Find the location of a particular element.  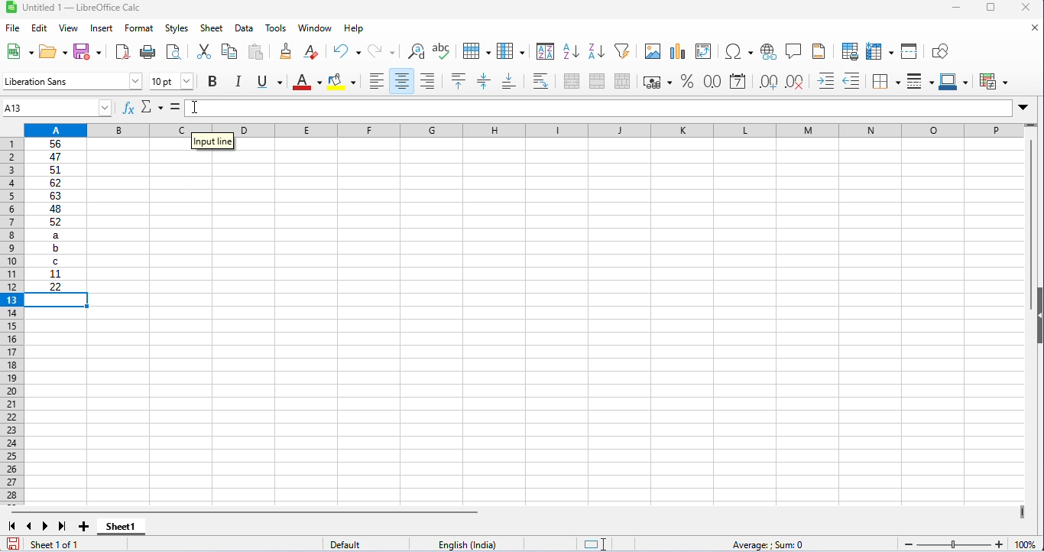

Untitled 1 — LibreOffice Calc is located at coordinates (82, 8).